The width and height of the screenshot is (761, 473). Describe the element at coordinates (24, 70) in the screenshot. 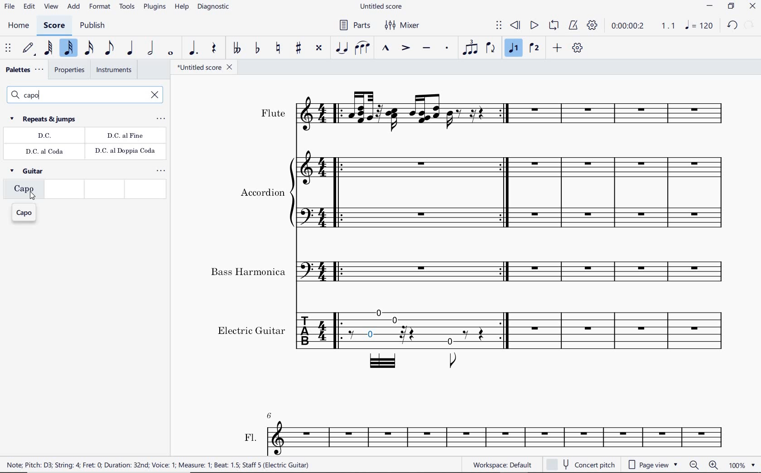

I see `palettes` at that location.